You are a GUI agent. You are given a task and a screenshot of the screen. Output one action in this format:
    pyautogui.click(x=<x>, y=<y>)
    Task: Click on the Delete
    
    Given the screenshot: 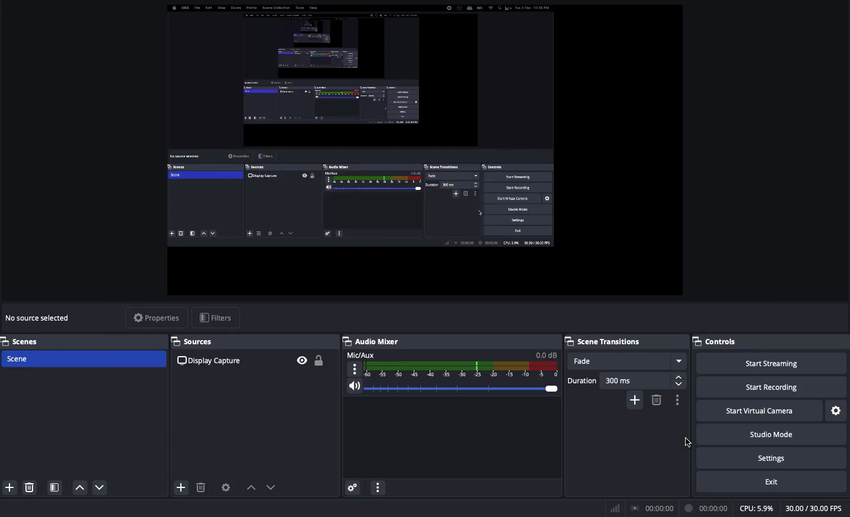 What is the action you would take?
    pyautogui.click(x=202, y=487)
    